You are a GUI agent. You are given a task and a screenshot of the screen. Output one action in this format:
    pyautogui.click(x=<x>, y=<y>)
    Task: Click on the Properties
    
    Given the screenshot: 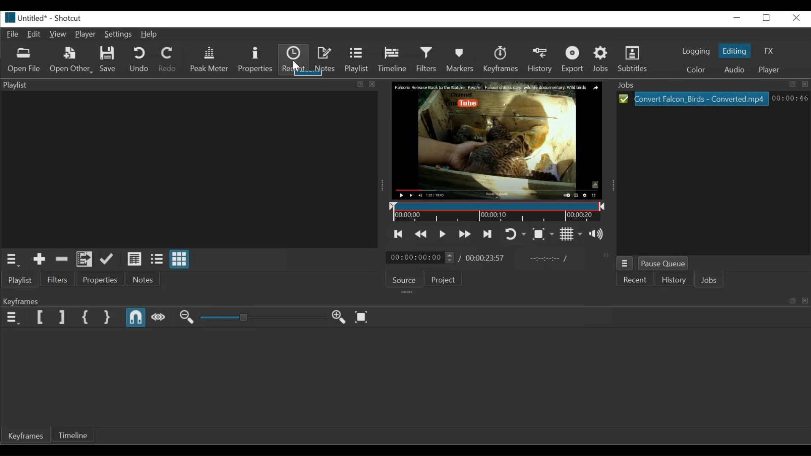 What is the action you would take?
    pyautogui.click(x=98, y=280)
    